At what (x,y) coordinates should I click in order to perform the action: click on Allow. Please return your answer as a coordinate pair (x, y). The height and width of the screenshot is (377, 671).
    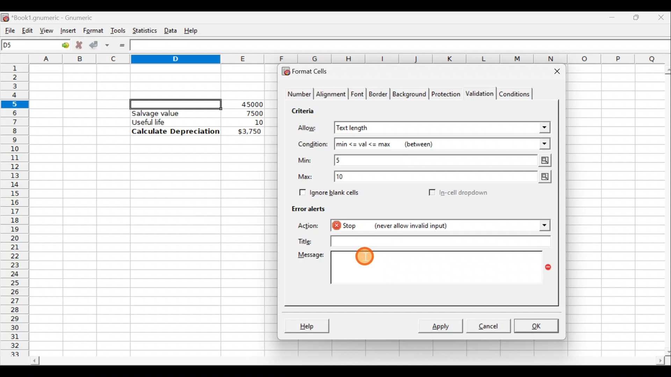
    Looking at the image, I should click on (312, 129).